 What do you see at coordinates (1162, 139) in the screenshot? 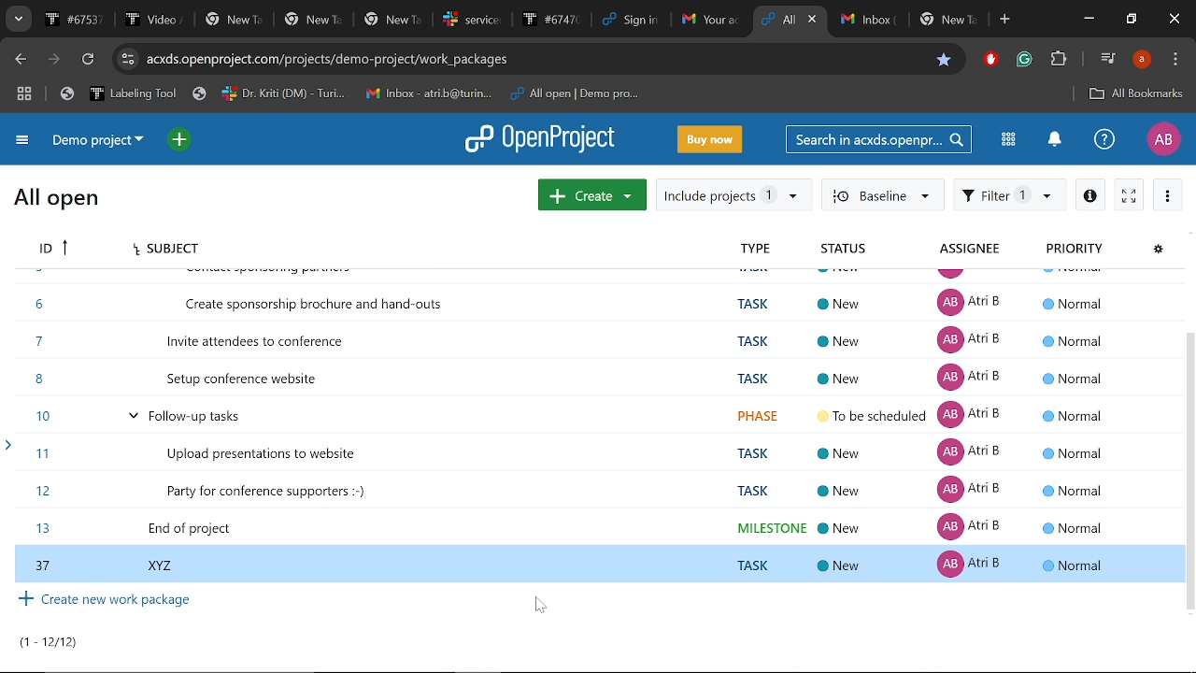
I see `Profile` at bounding box center [1162, 139].